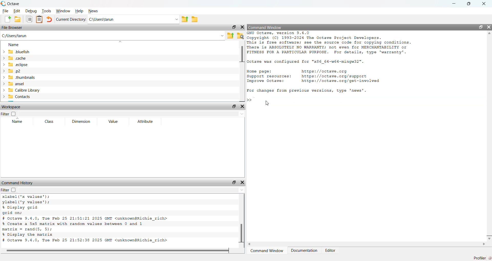  I want to click on maximise, so click(468, 4).